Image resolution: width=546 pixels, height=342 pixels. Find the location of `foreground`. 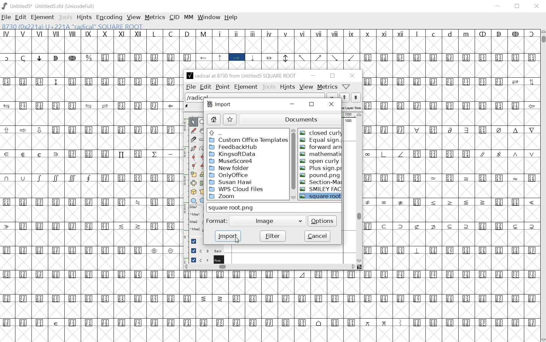

foreground is located at coordinates (203, 259).